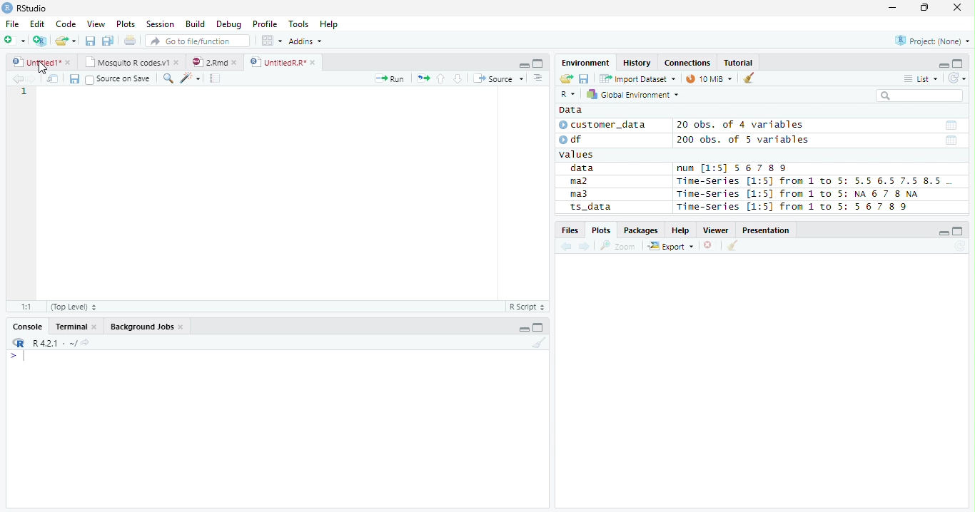 The width and height of the screenshot is (975, 512). I want to click on Profile, so click(264, 24).